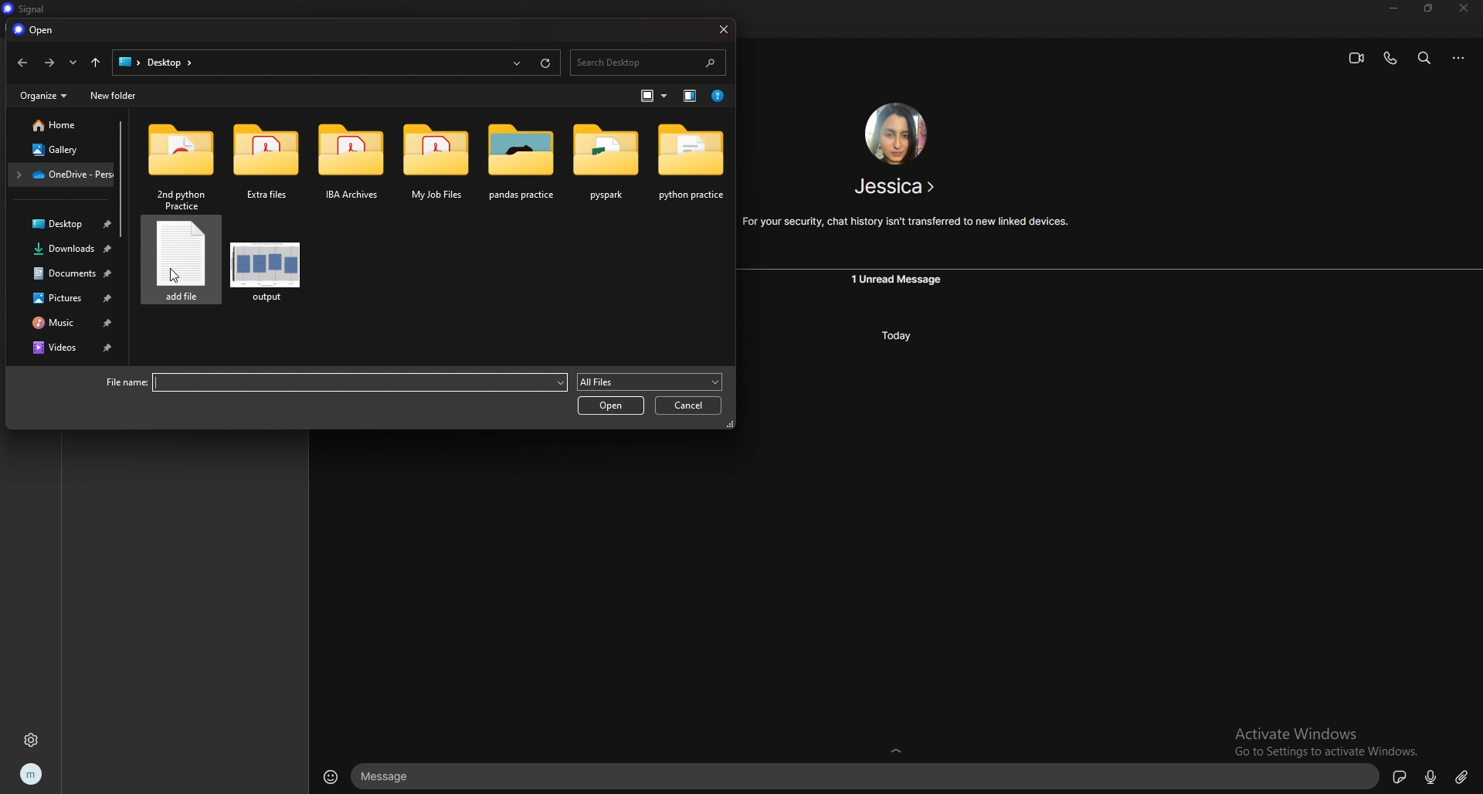 The image size is (1483, 794). I want to click on home, so click(54, 124).